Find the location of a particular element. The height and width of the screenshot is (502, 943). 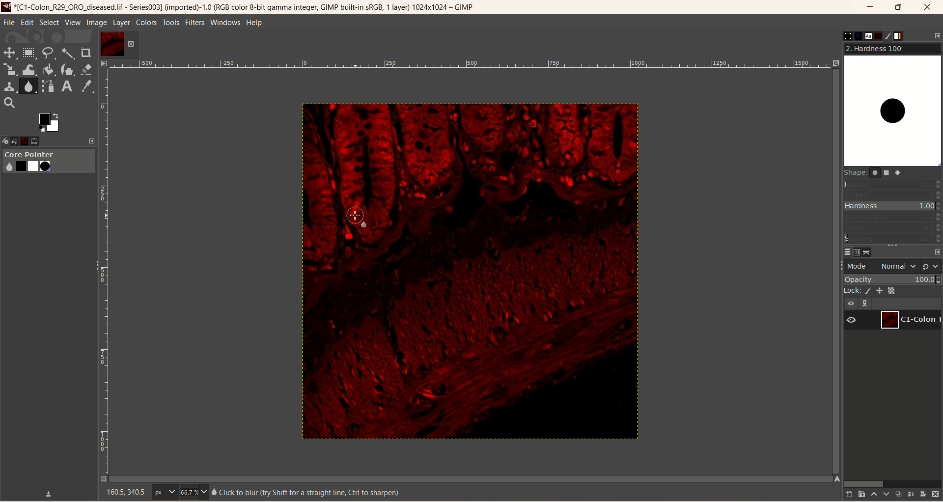

core pointer is located at coordinates (48, 162).